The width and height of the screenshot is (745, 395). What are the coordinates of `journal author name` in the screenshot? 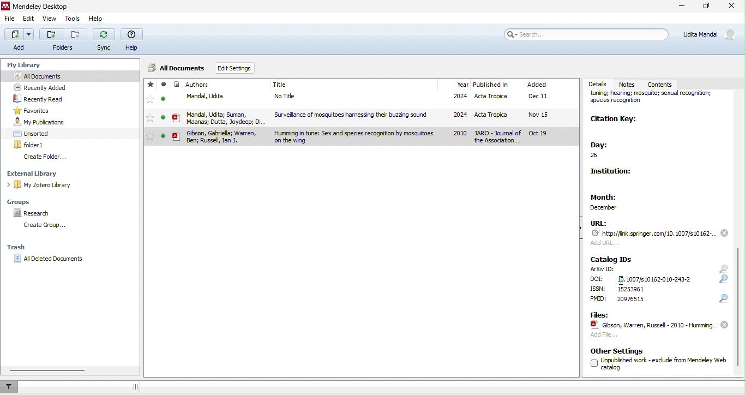 It's located at (198, 85).